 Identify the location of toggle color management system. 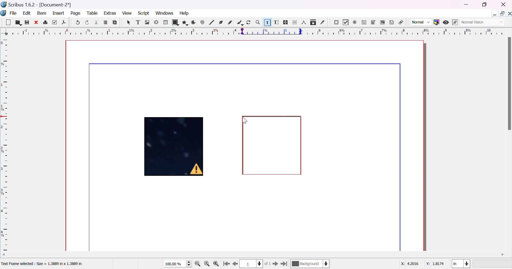
(437, 22).